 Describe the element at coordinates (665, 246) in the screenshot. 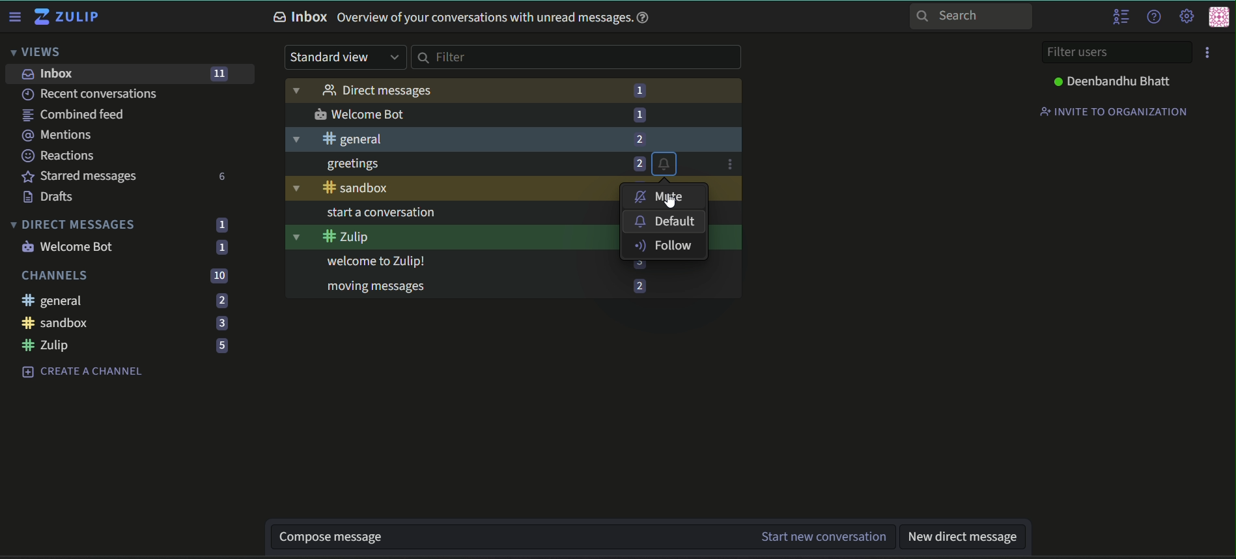

I see `follow` at that location.